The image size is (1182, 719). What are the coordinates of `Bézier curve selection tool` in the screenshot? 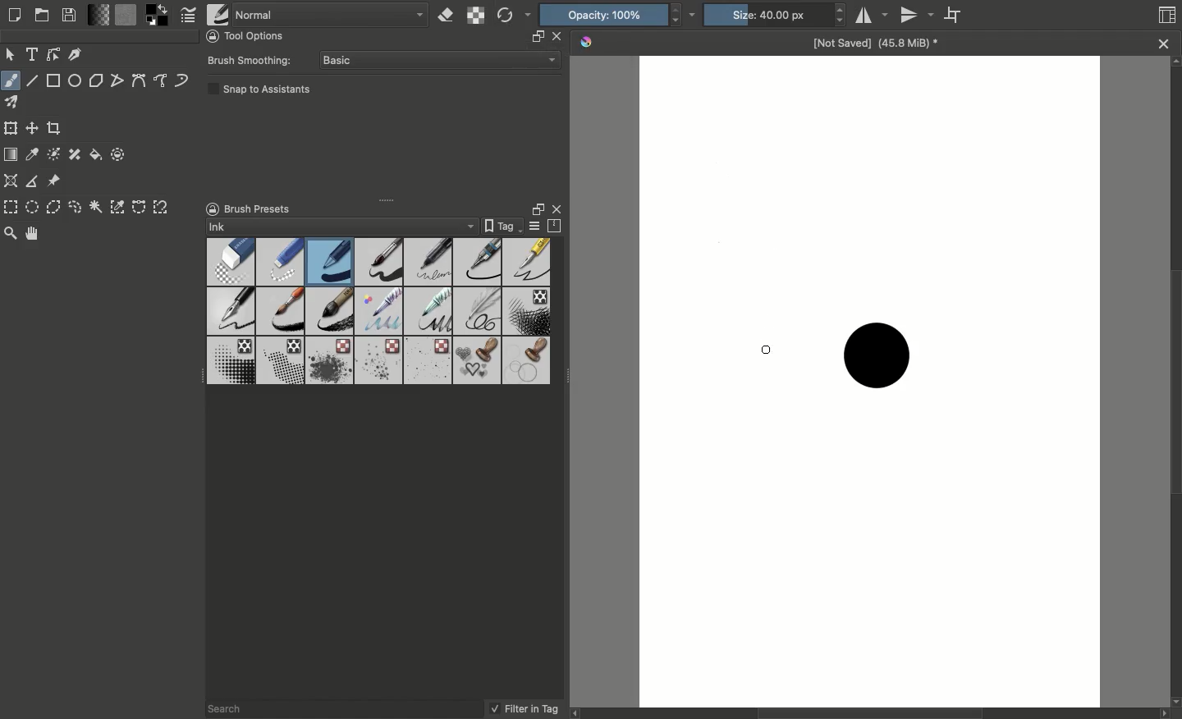 It's located at (139, 209).